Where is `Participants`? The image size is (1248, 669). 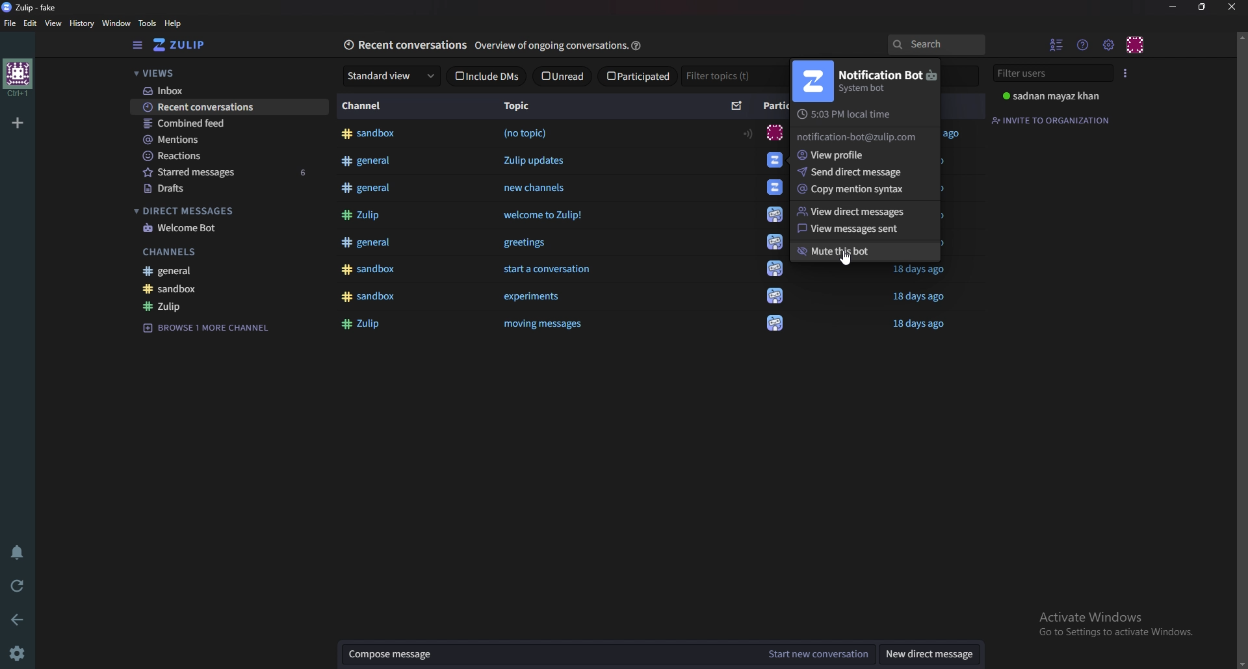
Participants is located at coordinates (774, 105).